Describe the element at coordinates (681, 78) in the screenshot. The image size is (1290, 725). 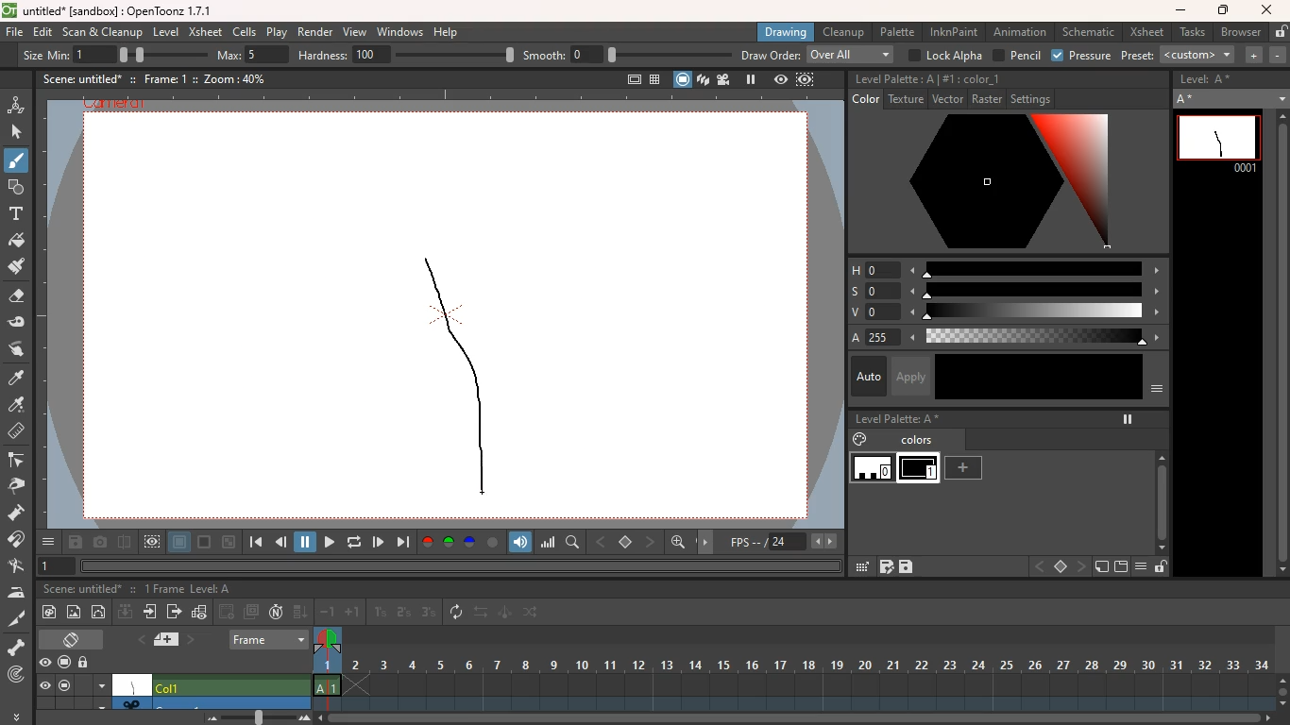
I see `screen` at that location.